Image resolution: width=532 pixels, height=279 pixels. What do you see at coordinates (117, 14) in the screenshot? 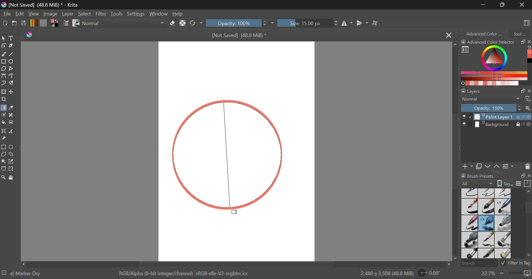
I see `Tools` at bounding box center [117, 14].